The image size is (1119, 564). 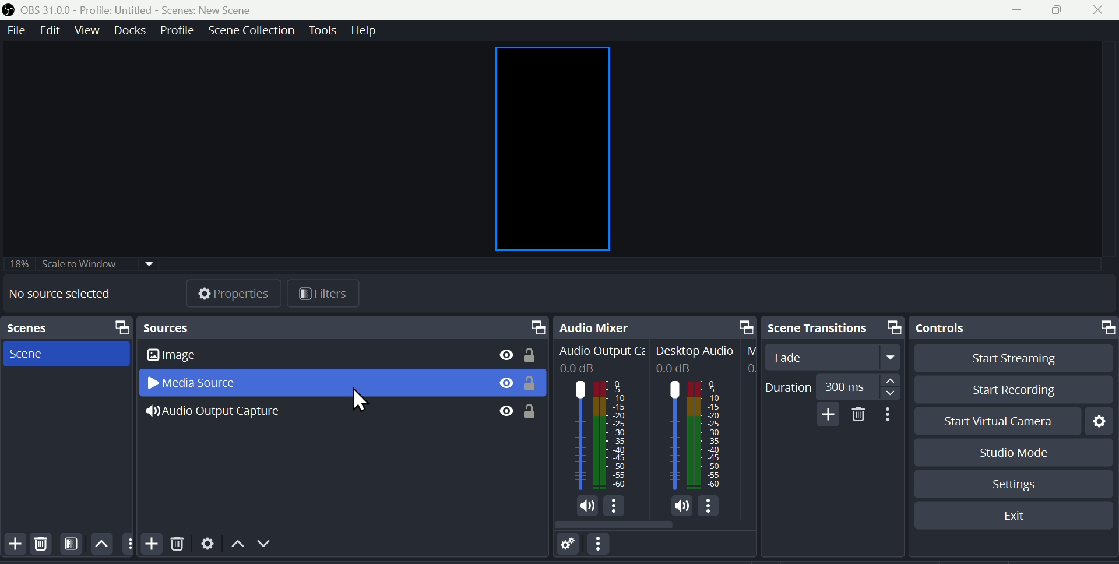 What do you see at coordinates (354, 400) in the screenshot?
I see `Cursor` at bounding box center [354, 400].